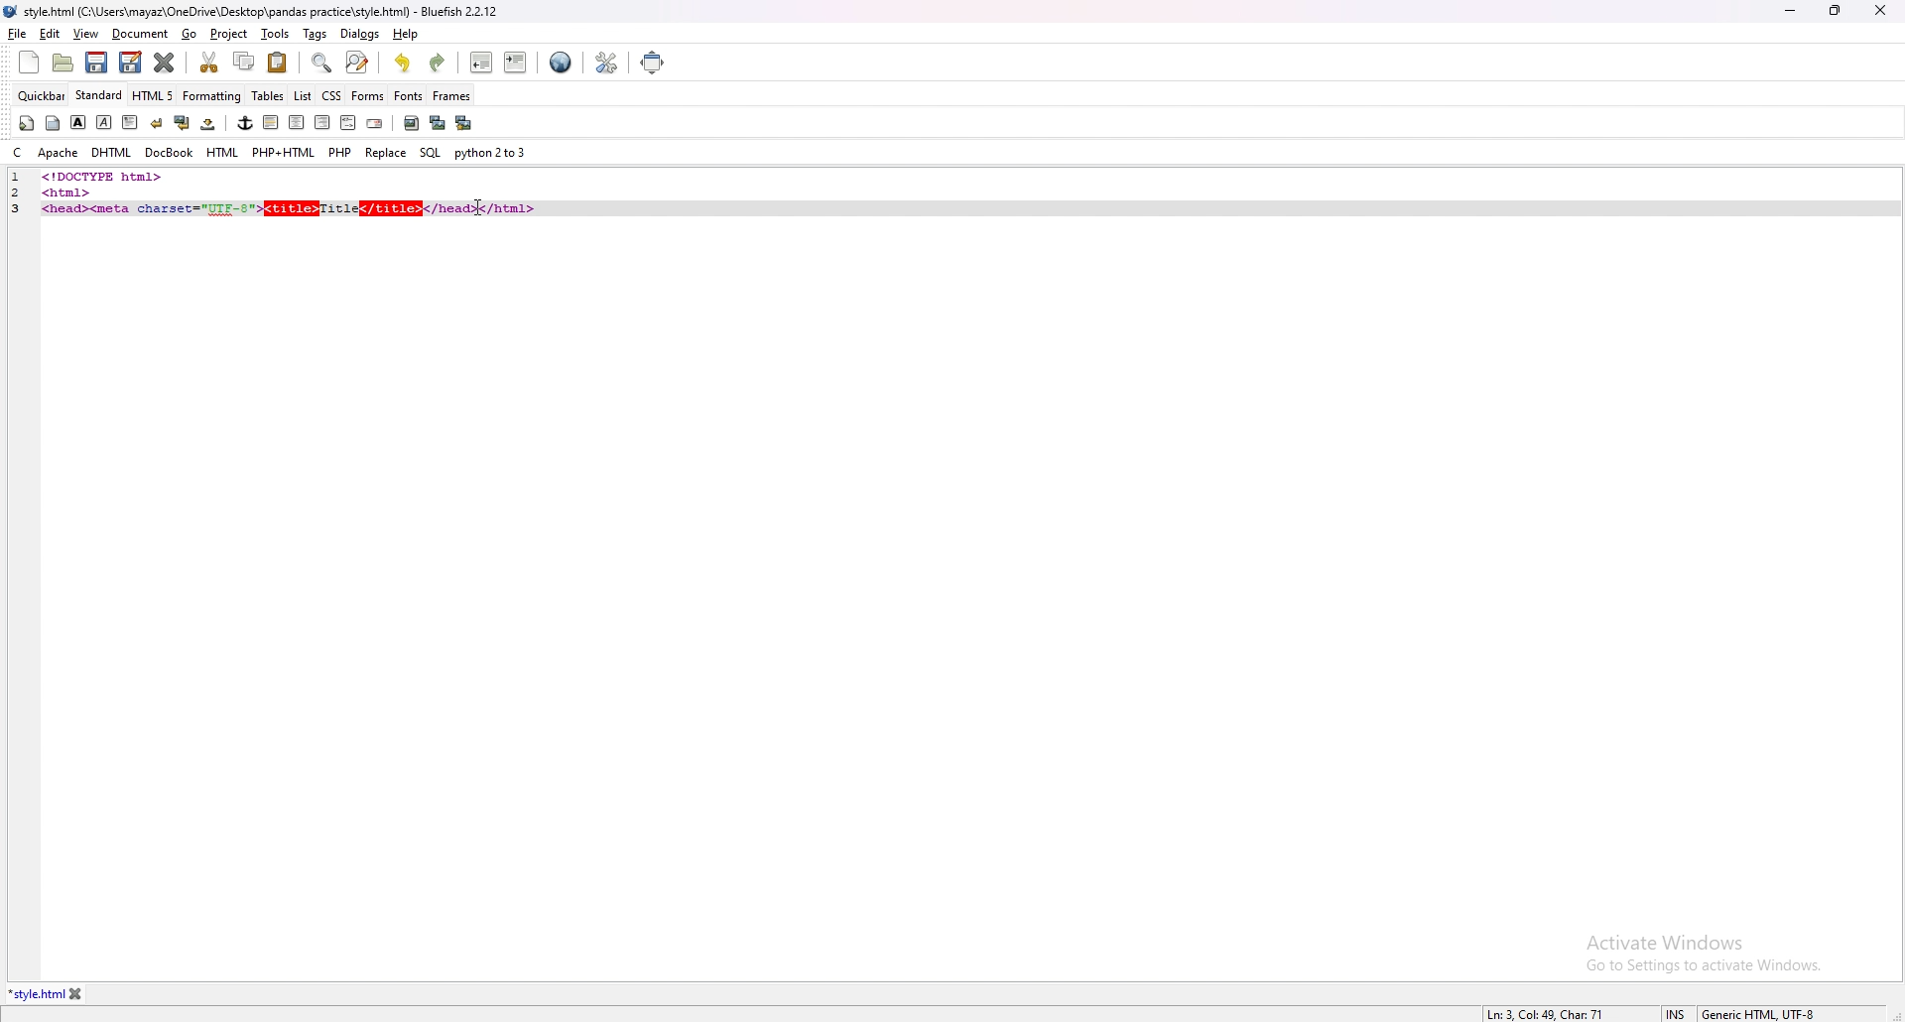 The width and height of the screenshot is (1905, 1022). Describe the element at coordinates (1790, 12) in the screenshot. I see `minimize` at that location.